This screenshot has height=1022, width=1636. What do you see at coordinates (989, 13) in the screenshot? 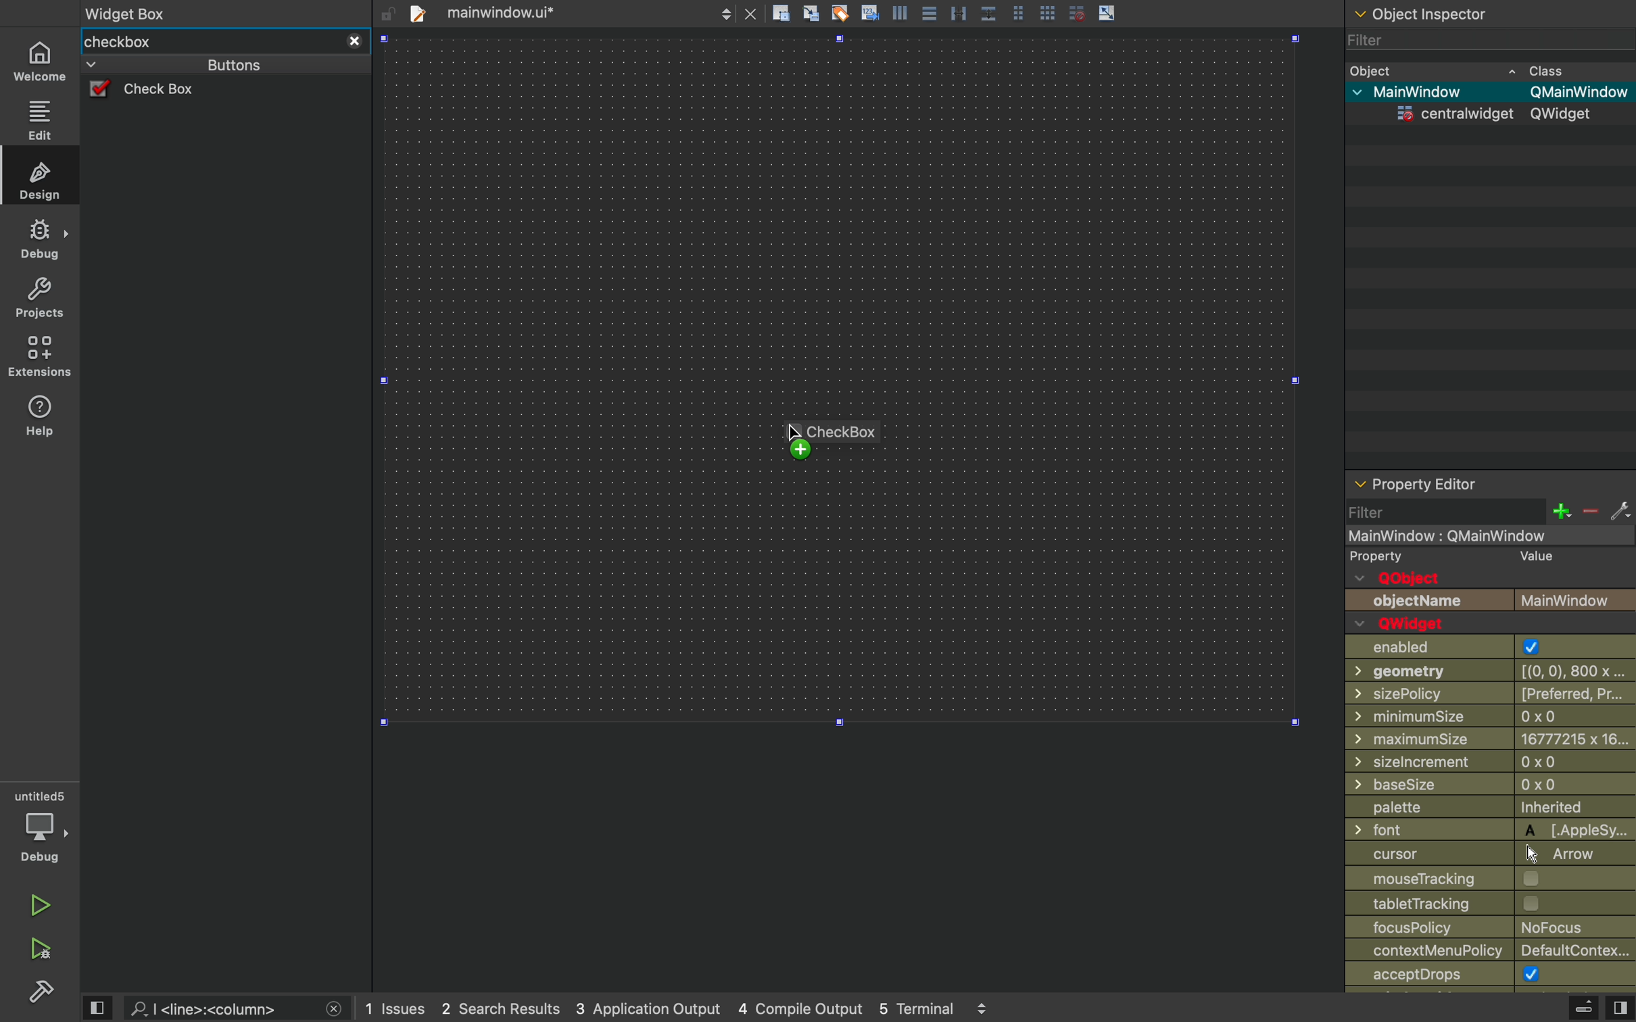
I see `distribute vertically` at bounding box center [989, 13].